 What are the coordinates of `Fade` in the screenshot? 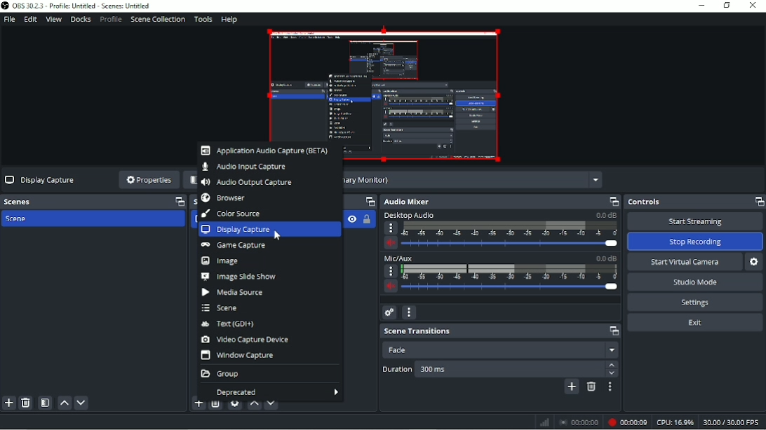 It's located at (499, 349).